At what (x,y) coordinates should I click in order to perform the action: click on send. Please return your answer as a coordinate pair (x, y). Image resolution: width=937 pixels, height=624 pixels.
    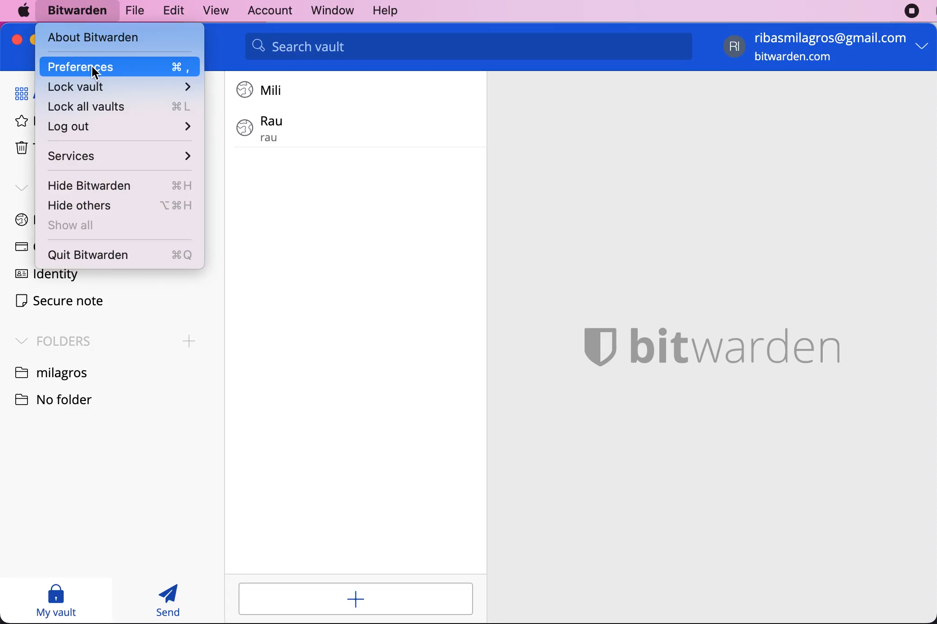
    Looking at the image, I should click on (169, 600).